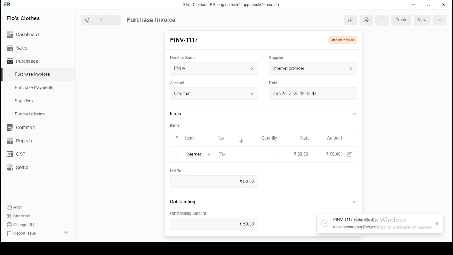 This screenshot has width=453, height=255. Describe the element at coordinates (401, 20) in the screenshot. I see `create` at that location.